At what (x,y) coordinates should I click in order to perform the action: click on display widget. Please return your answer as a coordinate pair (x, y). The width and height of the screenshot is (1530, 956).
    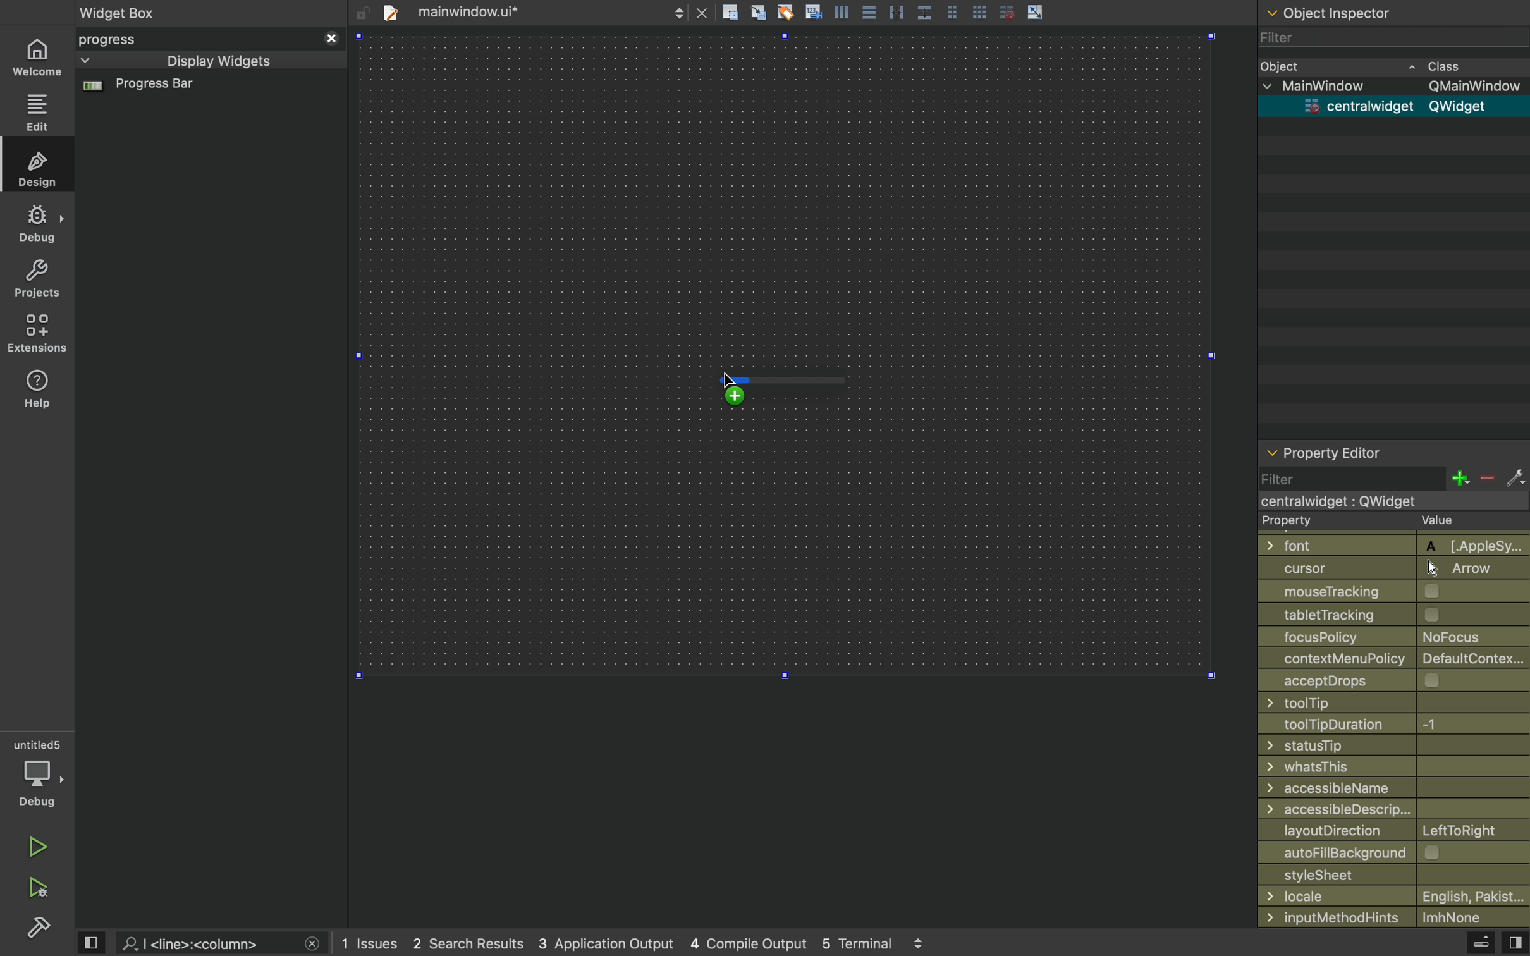
    Looking at the image, I should click on (193, 61).